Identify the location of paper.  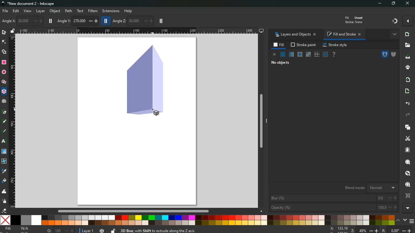
(407, 150).